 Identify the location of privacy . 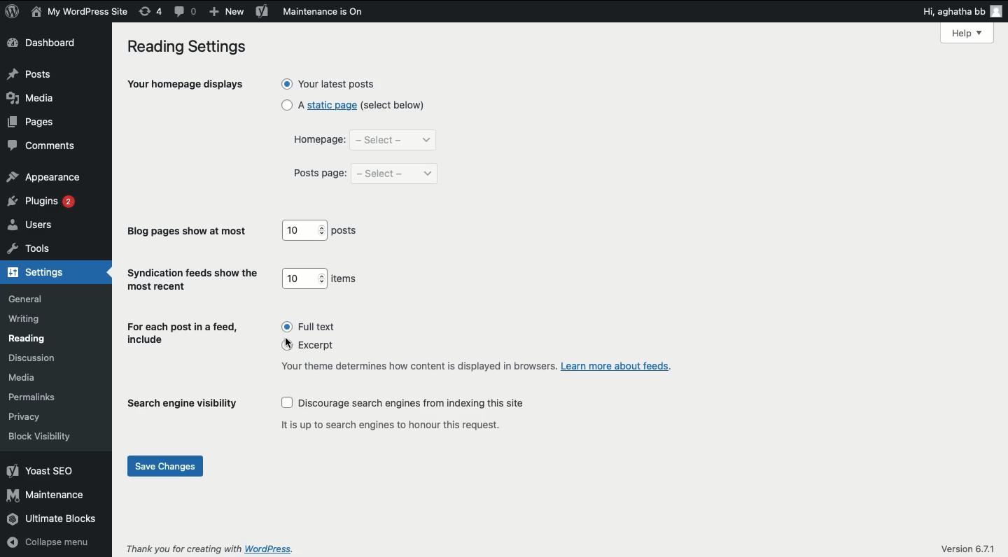
(24, 416).